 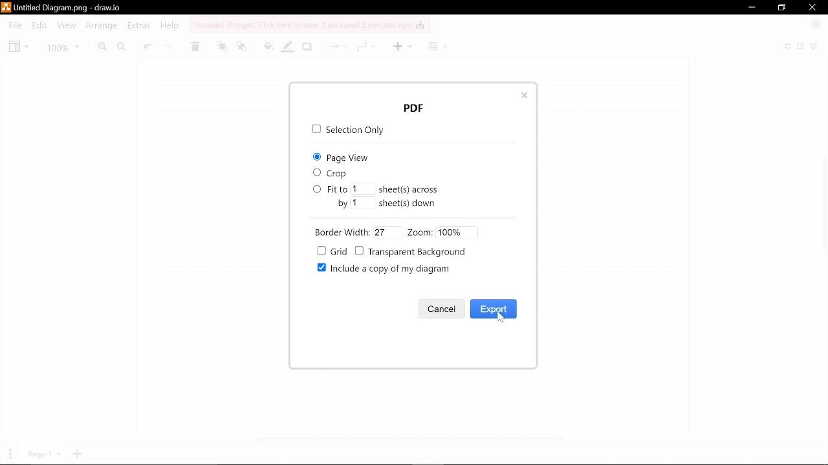 I want to click on Crop, so click(x=332, y=173).